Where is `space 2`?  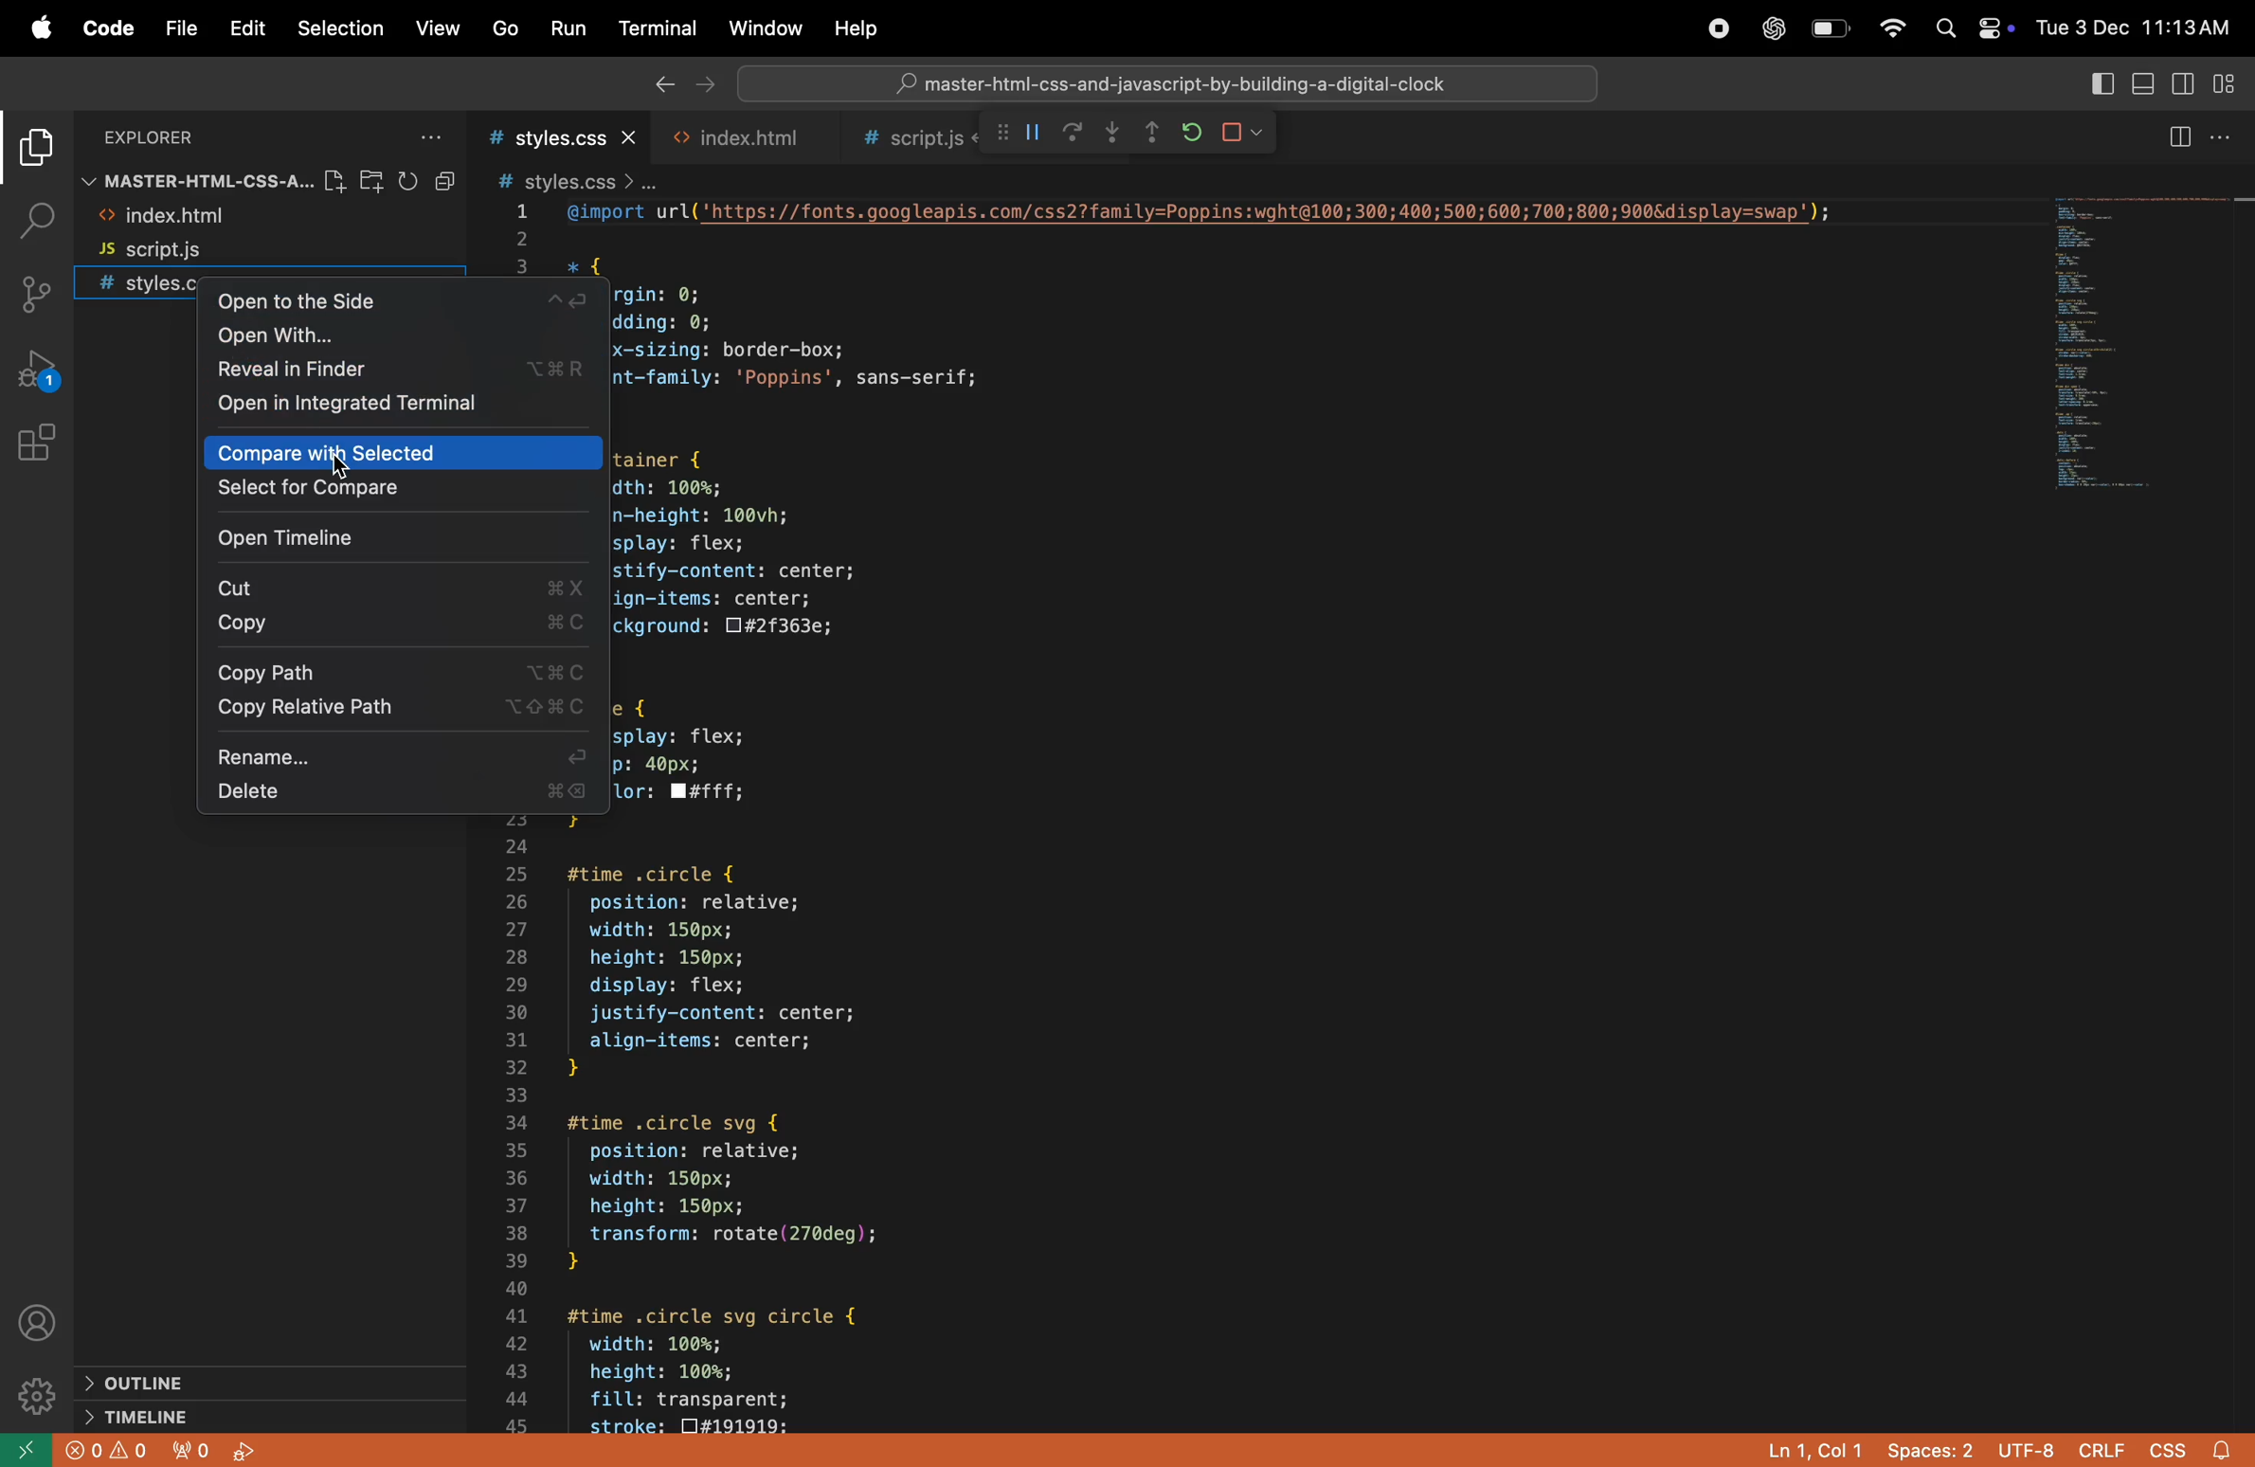 space 2 is located at coordinates (1930, 1454).